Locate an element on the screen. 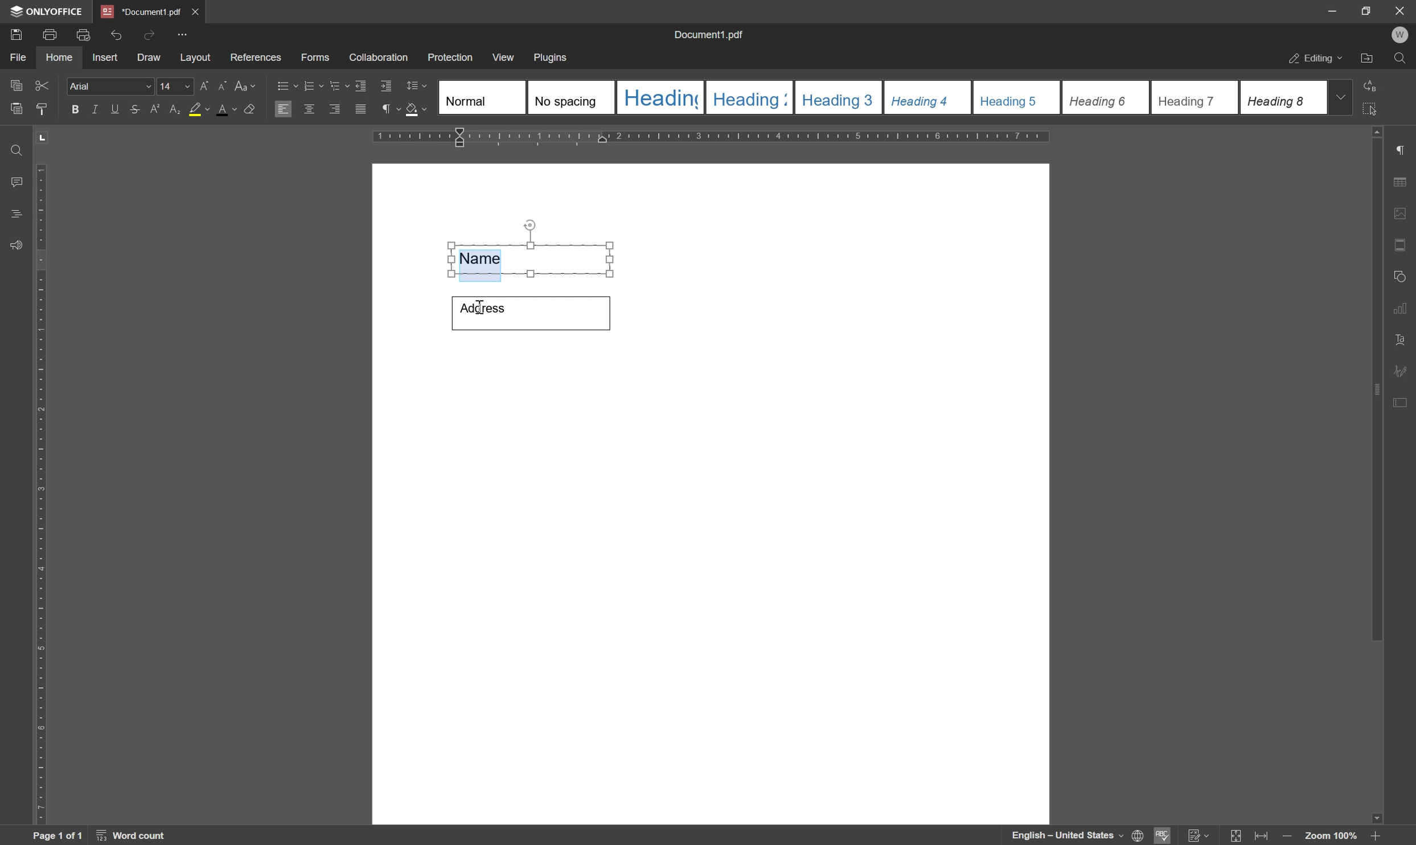 The image size is (1416, 845). strikethrough is located at coordinates (134, 111).